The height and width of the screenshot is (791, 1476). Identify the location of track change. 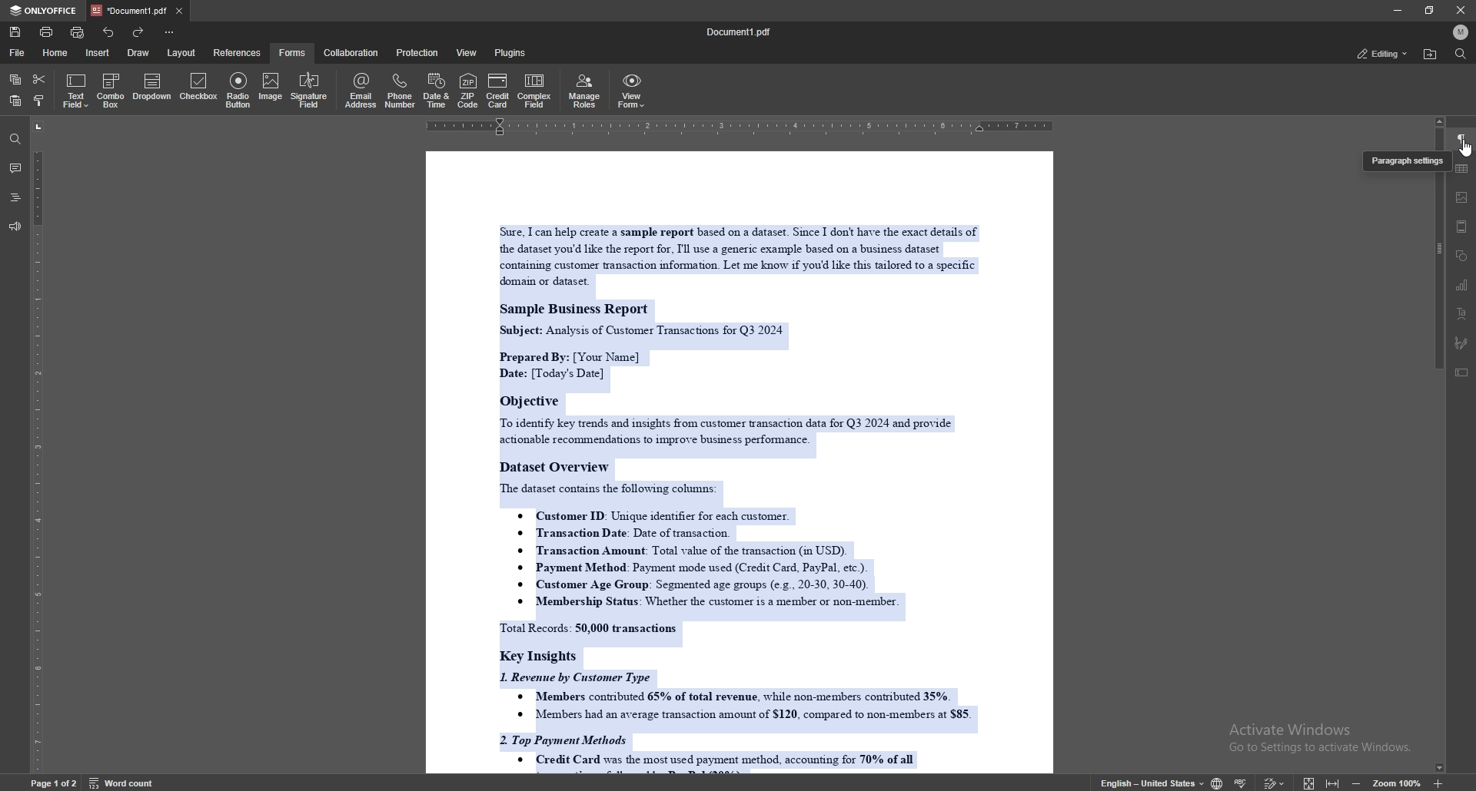
(1275, 781).